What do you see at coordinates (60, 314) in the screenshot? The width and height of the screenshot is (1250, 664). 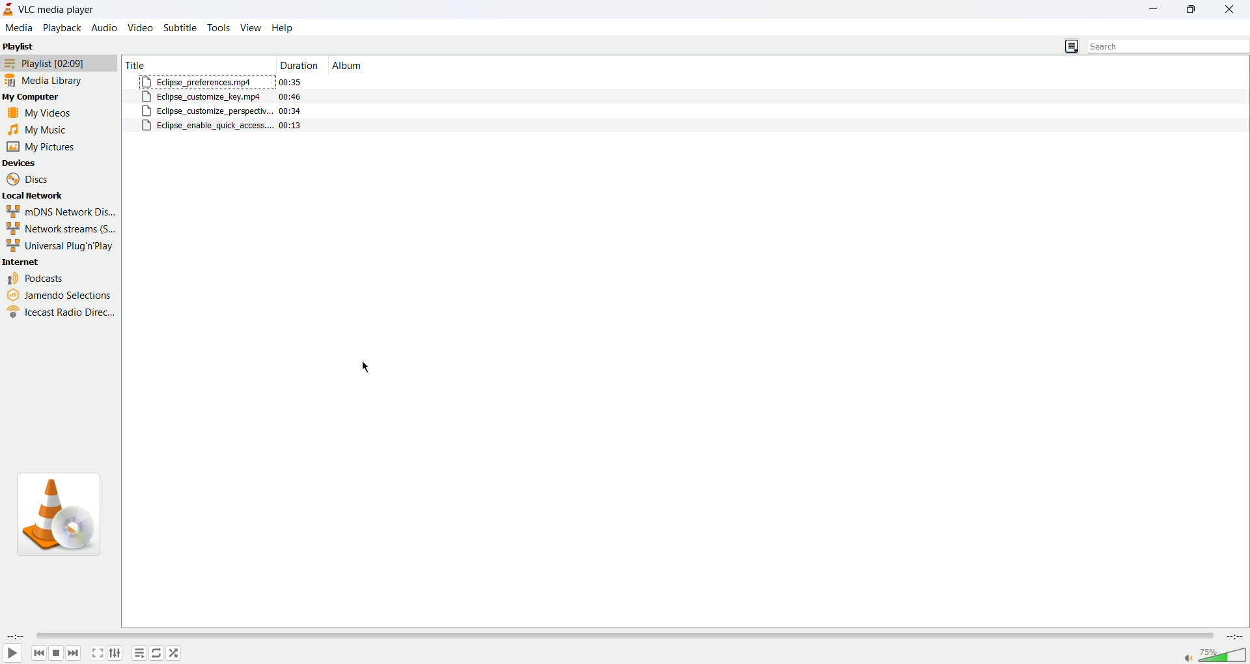 I see `icecast radio` at bounding box center [60, 314].